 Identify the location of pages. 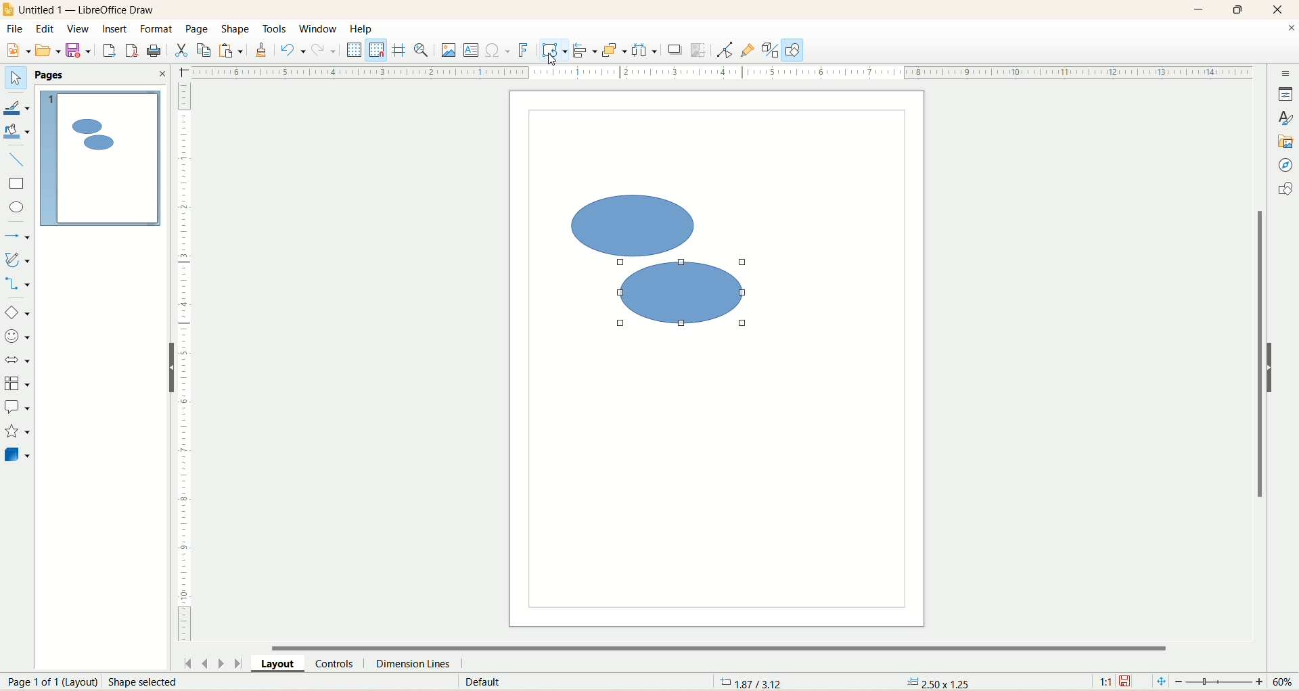
(52, 75).